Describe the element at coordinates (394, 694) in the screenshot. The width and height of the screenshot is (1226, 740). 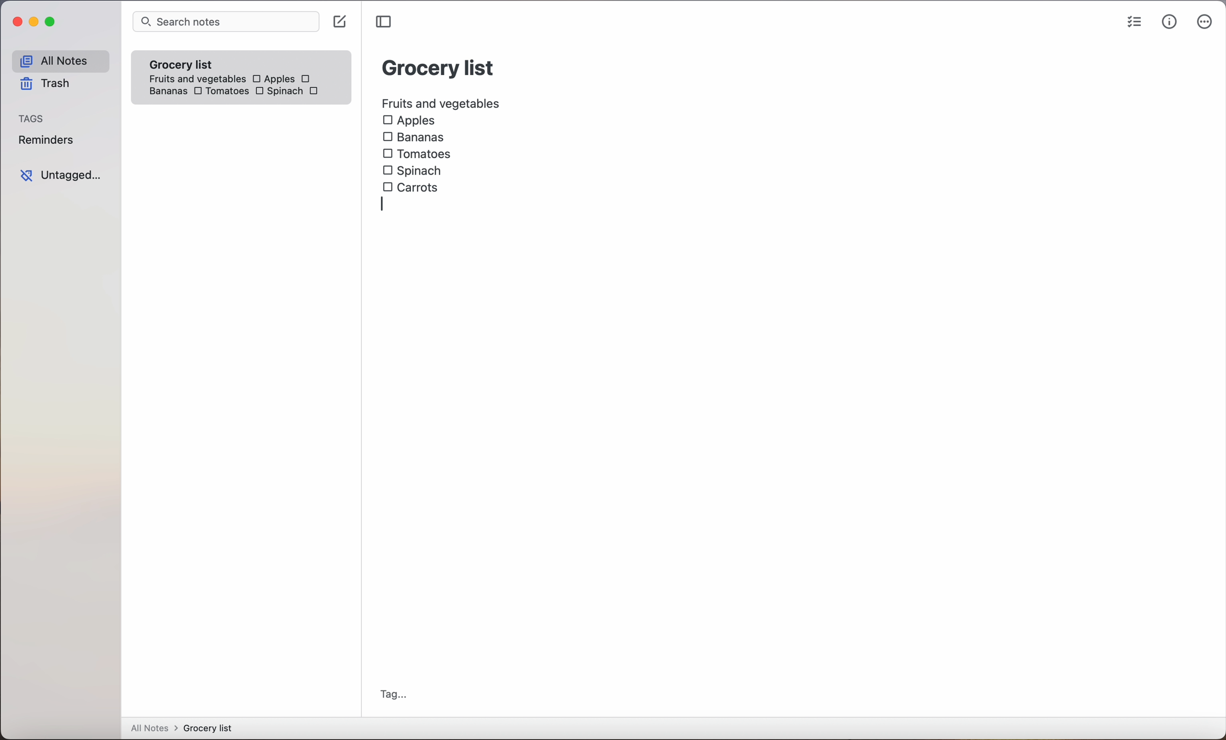
I see `tag` at that location.